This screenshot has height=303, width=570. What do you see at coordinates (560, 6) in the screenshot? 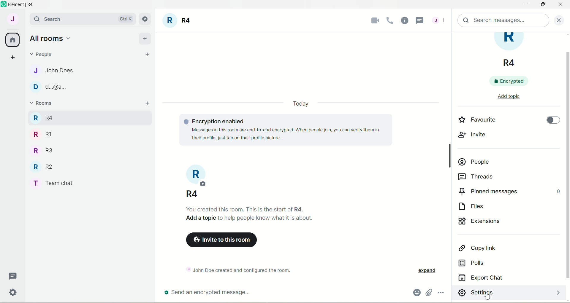
I see `close` at bounding box center [560, 6].